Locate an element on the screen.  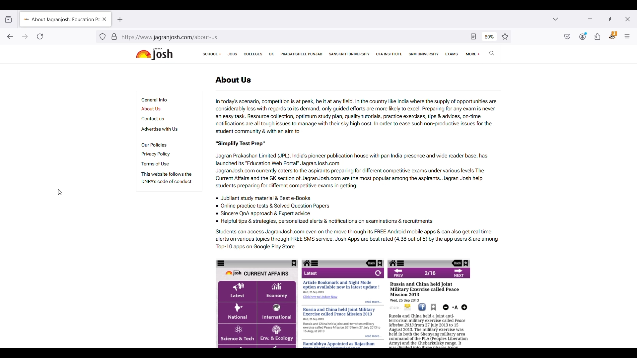
List all tabs is located at coordinates (556, 19).